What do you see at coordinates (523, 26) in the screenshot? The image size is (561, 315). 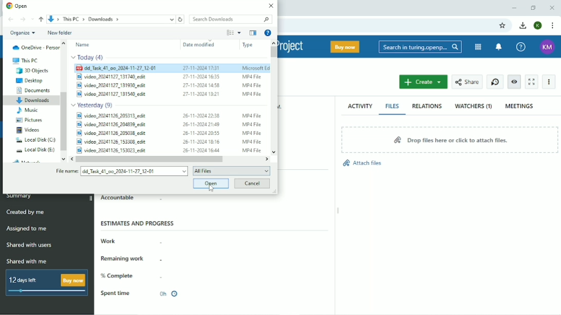 I see `Download` at bounding box center [523, 26].